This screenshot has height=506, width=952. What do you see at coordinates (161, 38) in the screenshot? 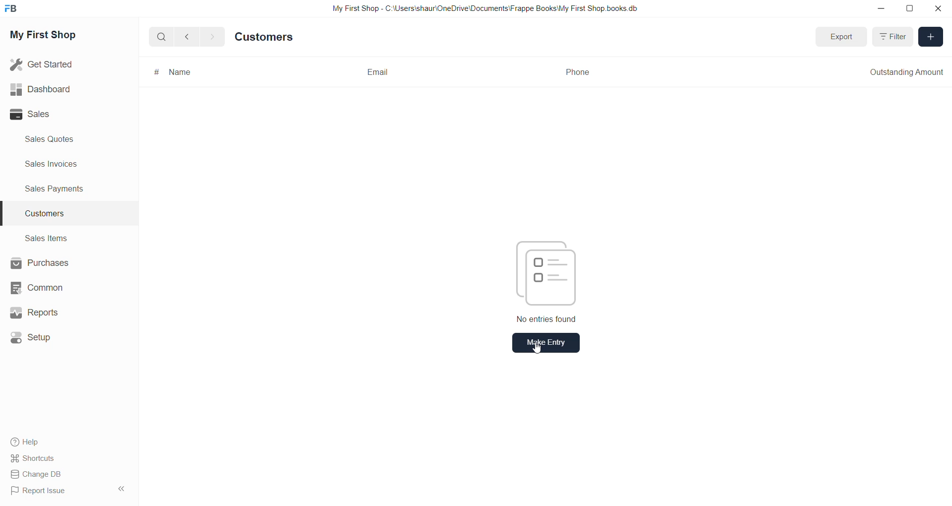
I see `Search` at bounding box center [161, 38].